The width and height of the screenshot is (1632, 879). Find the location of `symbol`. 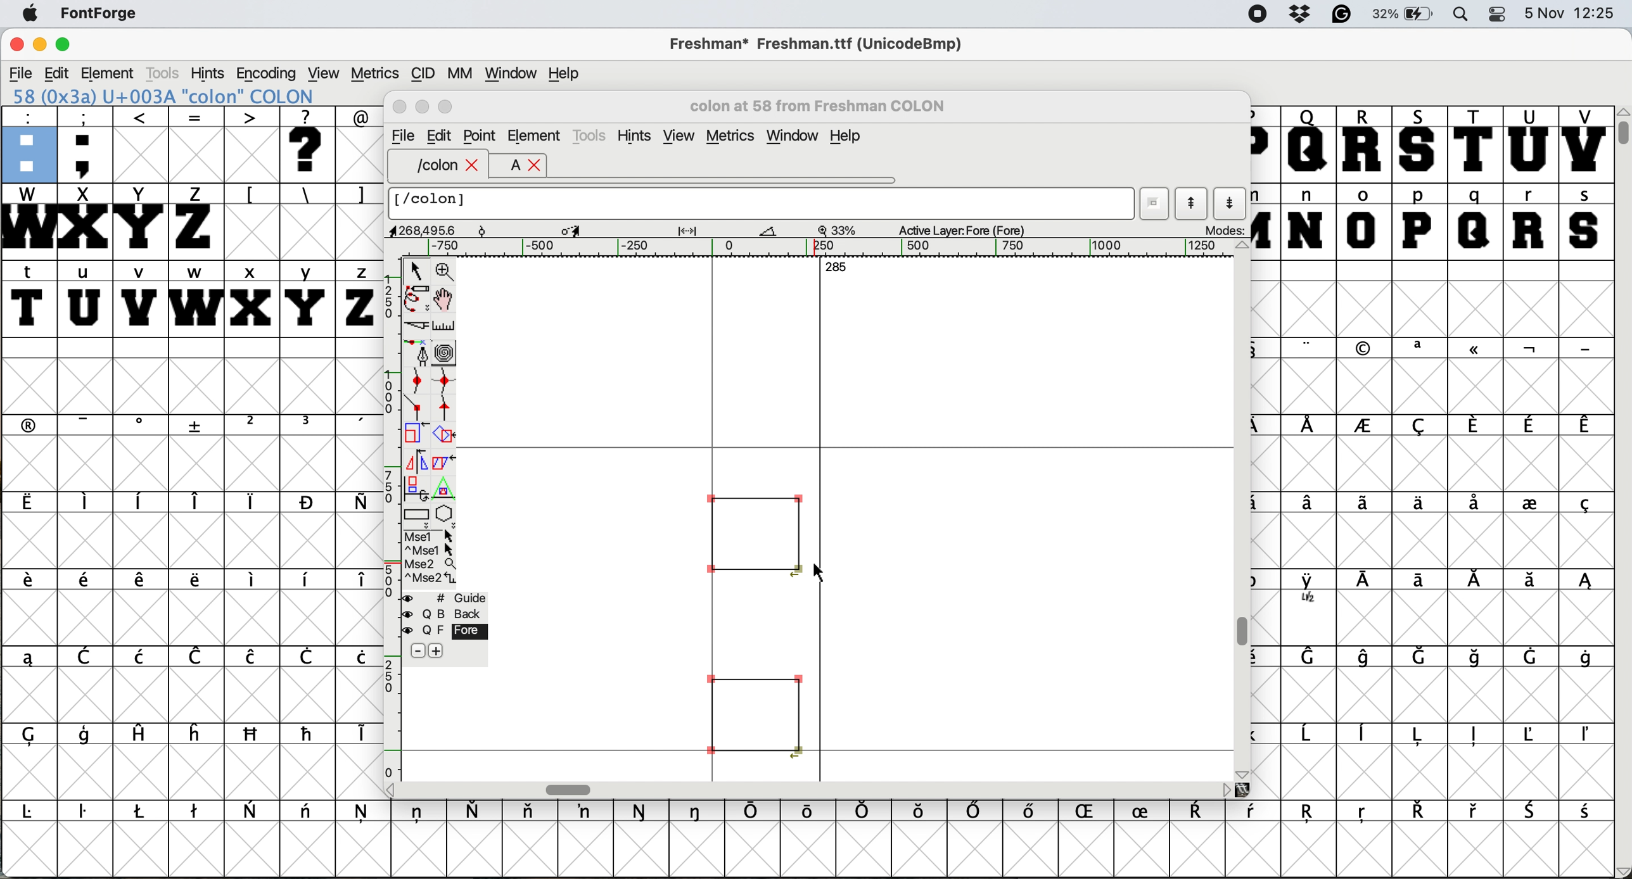

symbol is located at coordinates (1365, 735).